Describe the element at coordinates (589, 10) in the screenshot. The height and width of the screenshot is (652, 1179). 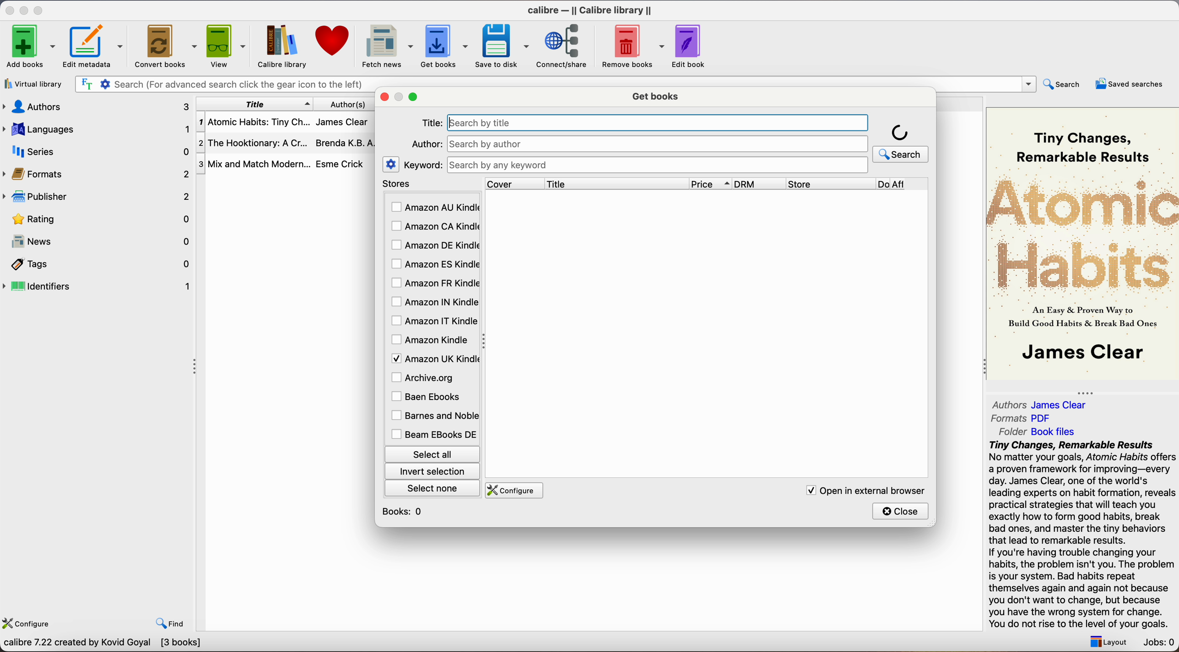
I see `Calibre - ||Calibre library||` at that location.